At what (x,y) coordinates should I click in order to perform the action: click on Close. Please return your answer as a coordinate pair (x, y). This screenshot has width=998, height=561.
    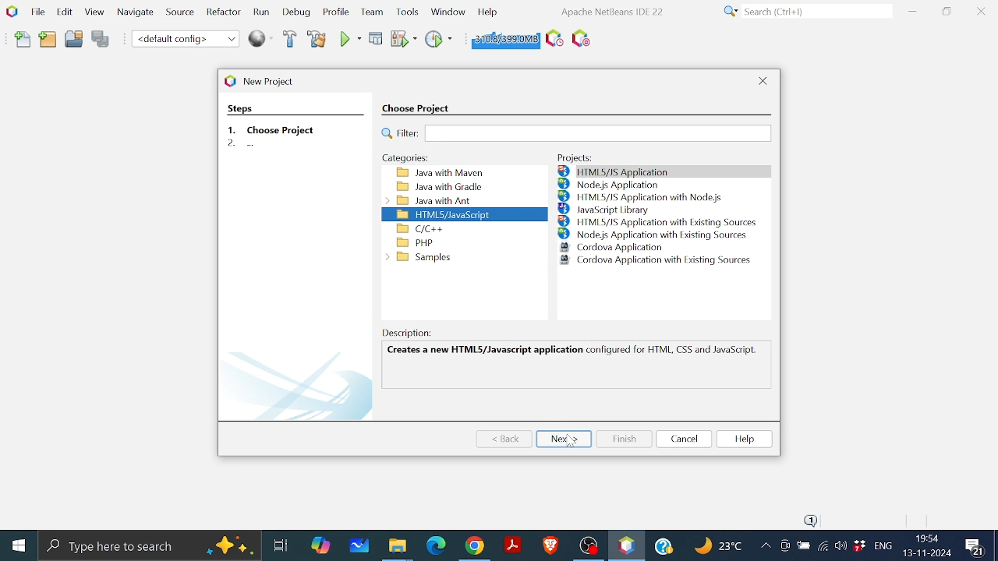
    Looking at the image, I should click on (764, 80).